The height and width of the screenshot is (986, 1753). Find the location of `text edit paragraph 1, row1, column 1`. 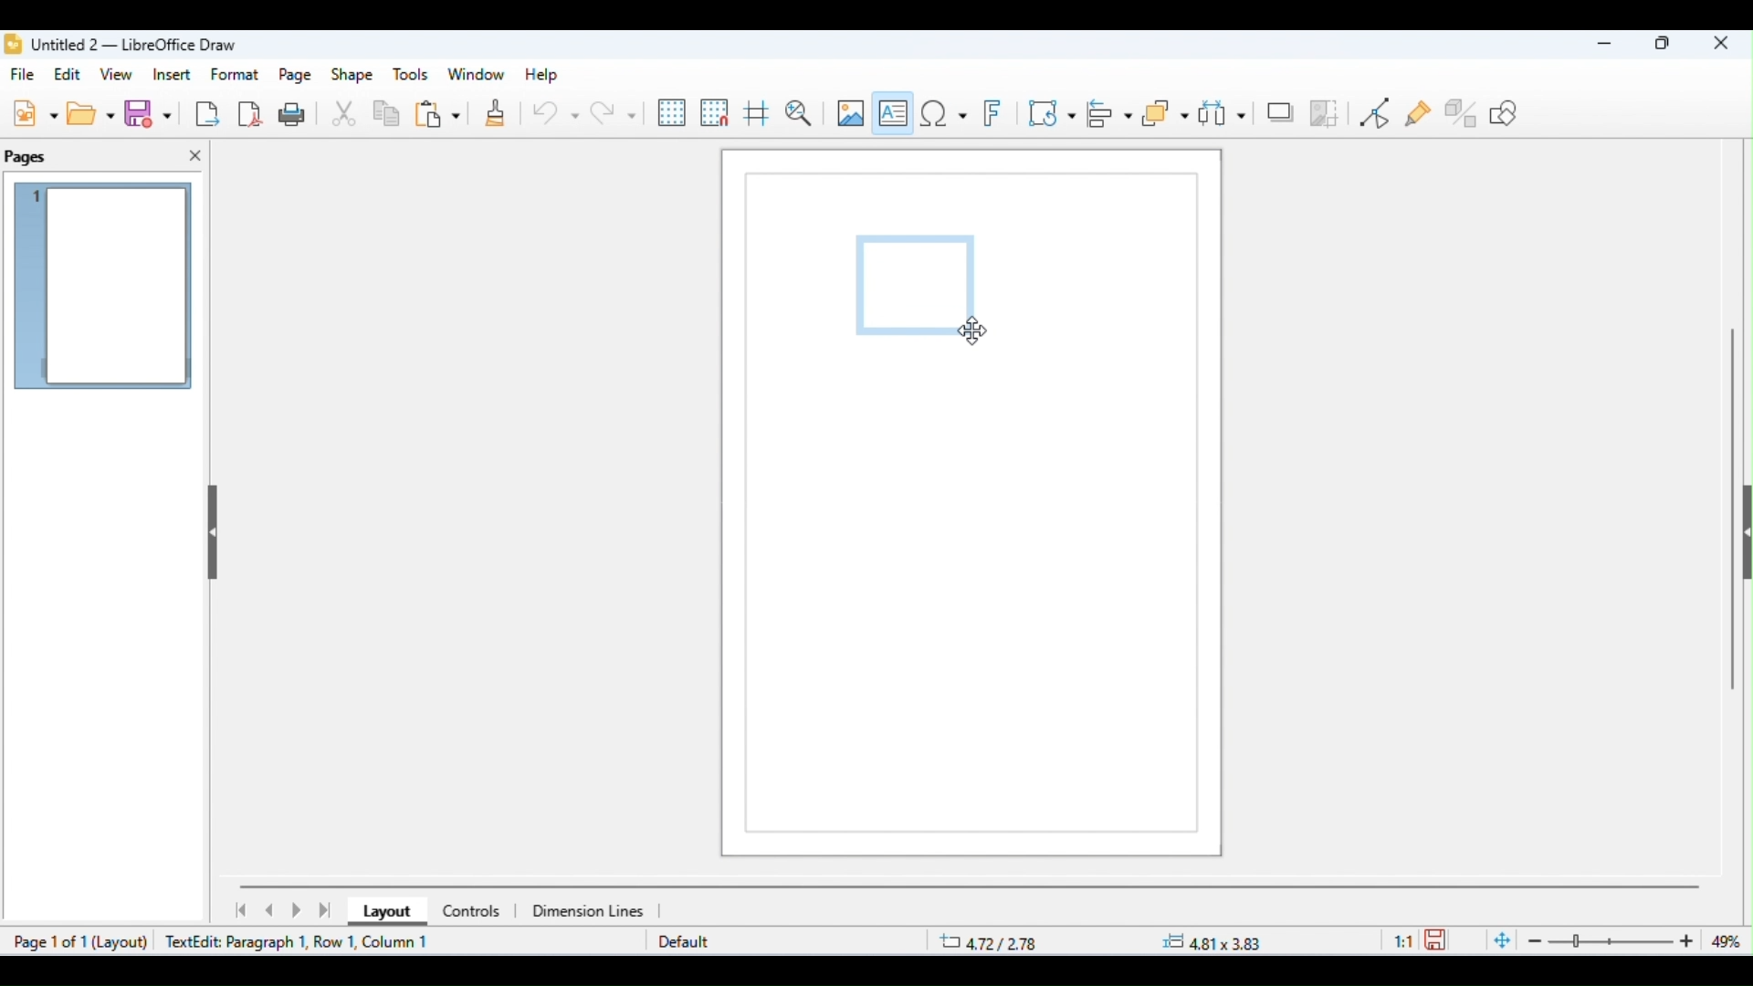

text edit paragraph 1, row1, column 1 is located at coordinates (303, 941).